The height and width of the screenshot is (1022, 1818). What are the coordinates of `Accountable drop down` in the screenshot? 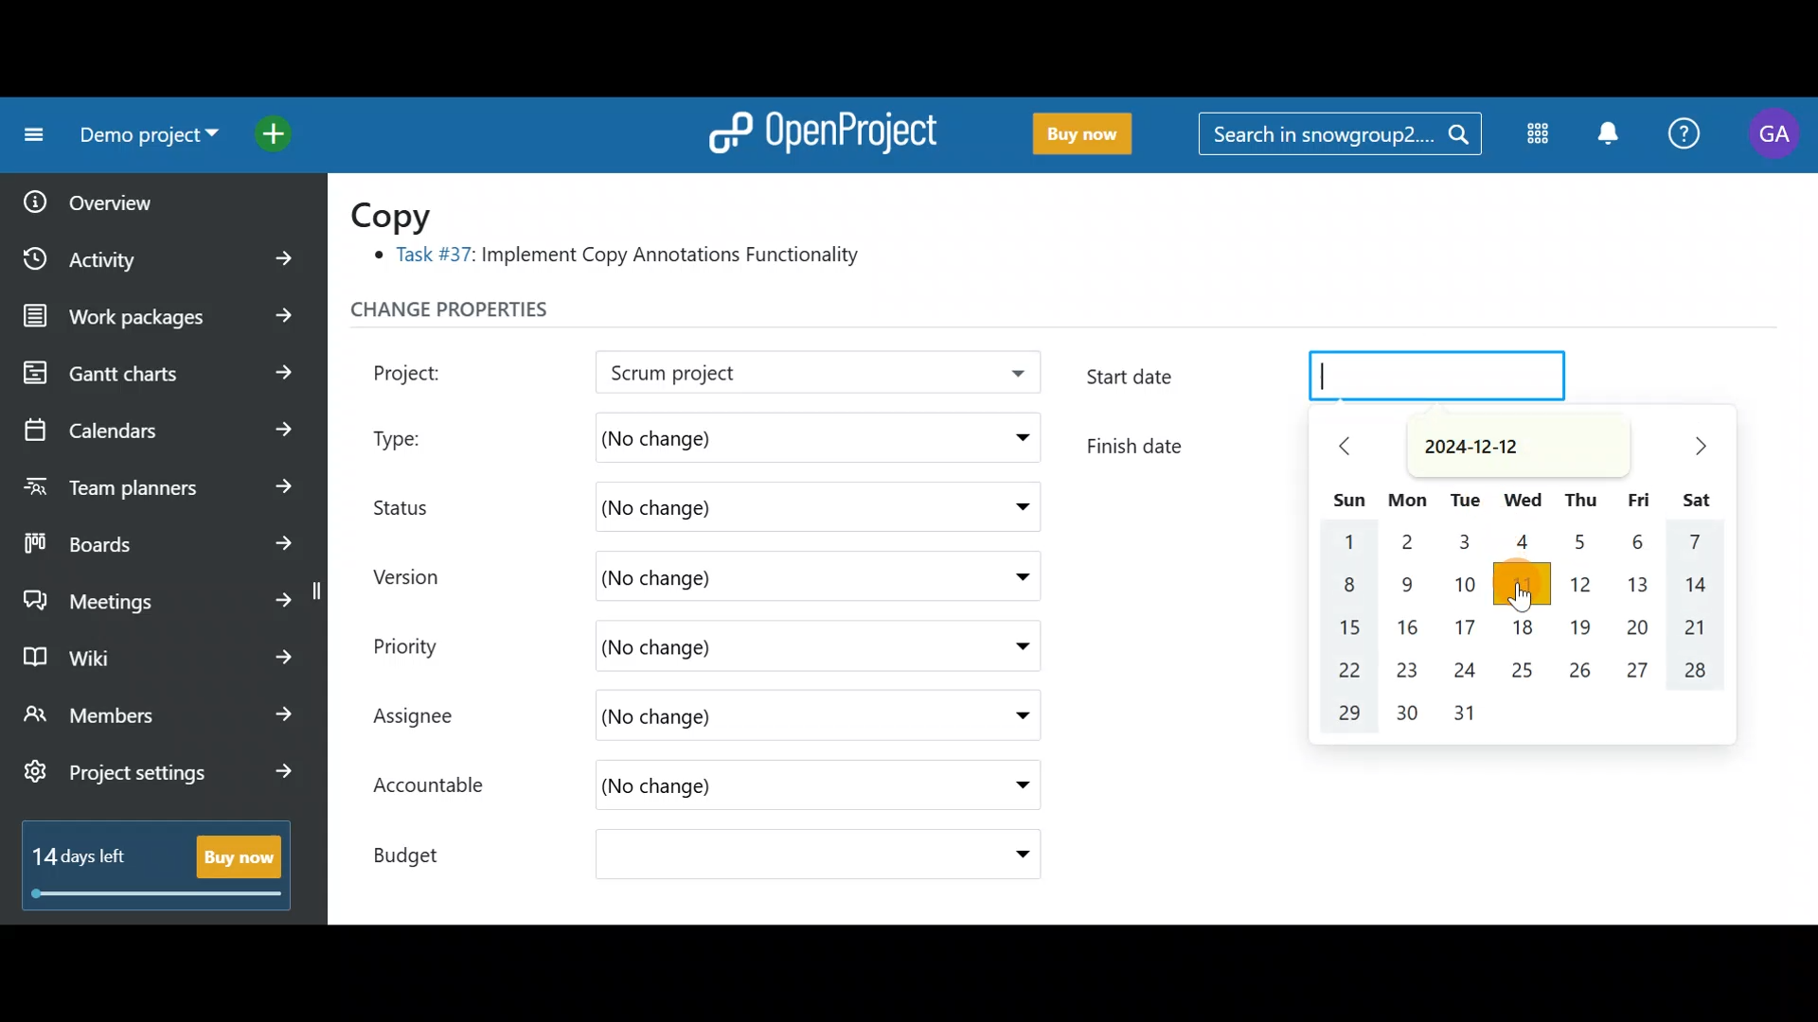 It's located at (1012, 786).